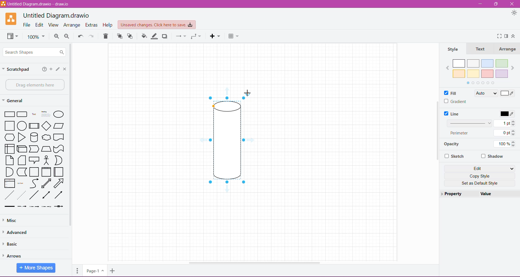 Image resolution: width=520 pixels, height=277 pixels. I want to click on Selected Image to be rotated by 45 degree, so click(226, 141).